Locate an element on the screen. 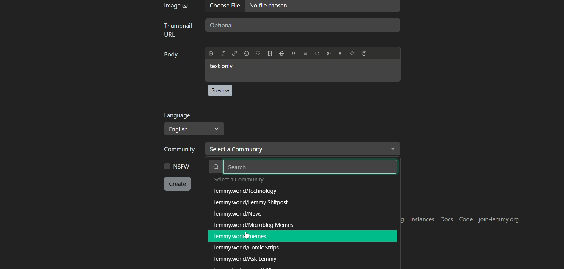 This screenshot has width=564, height=269. Select language is located at coordinates (194, 129).